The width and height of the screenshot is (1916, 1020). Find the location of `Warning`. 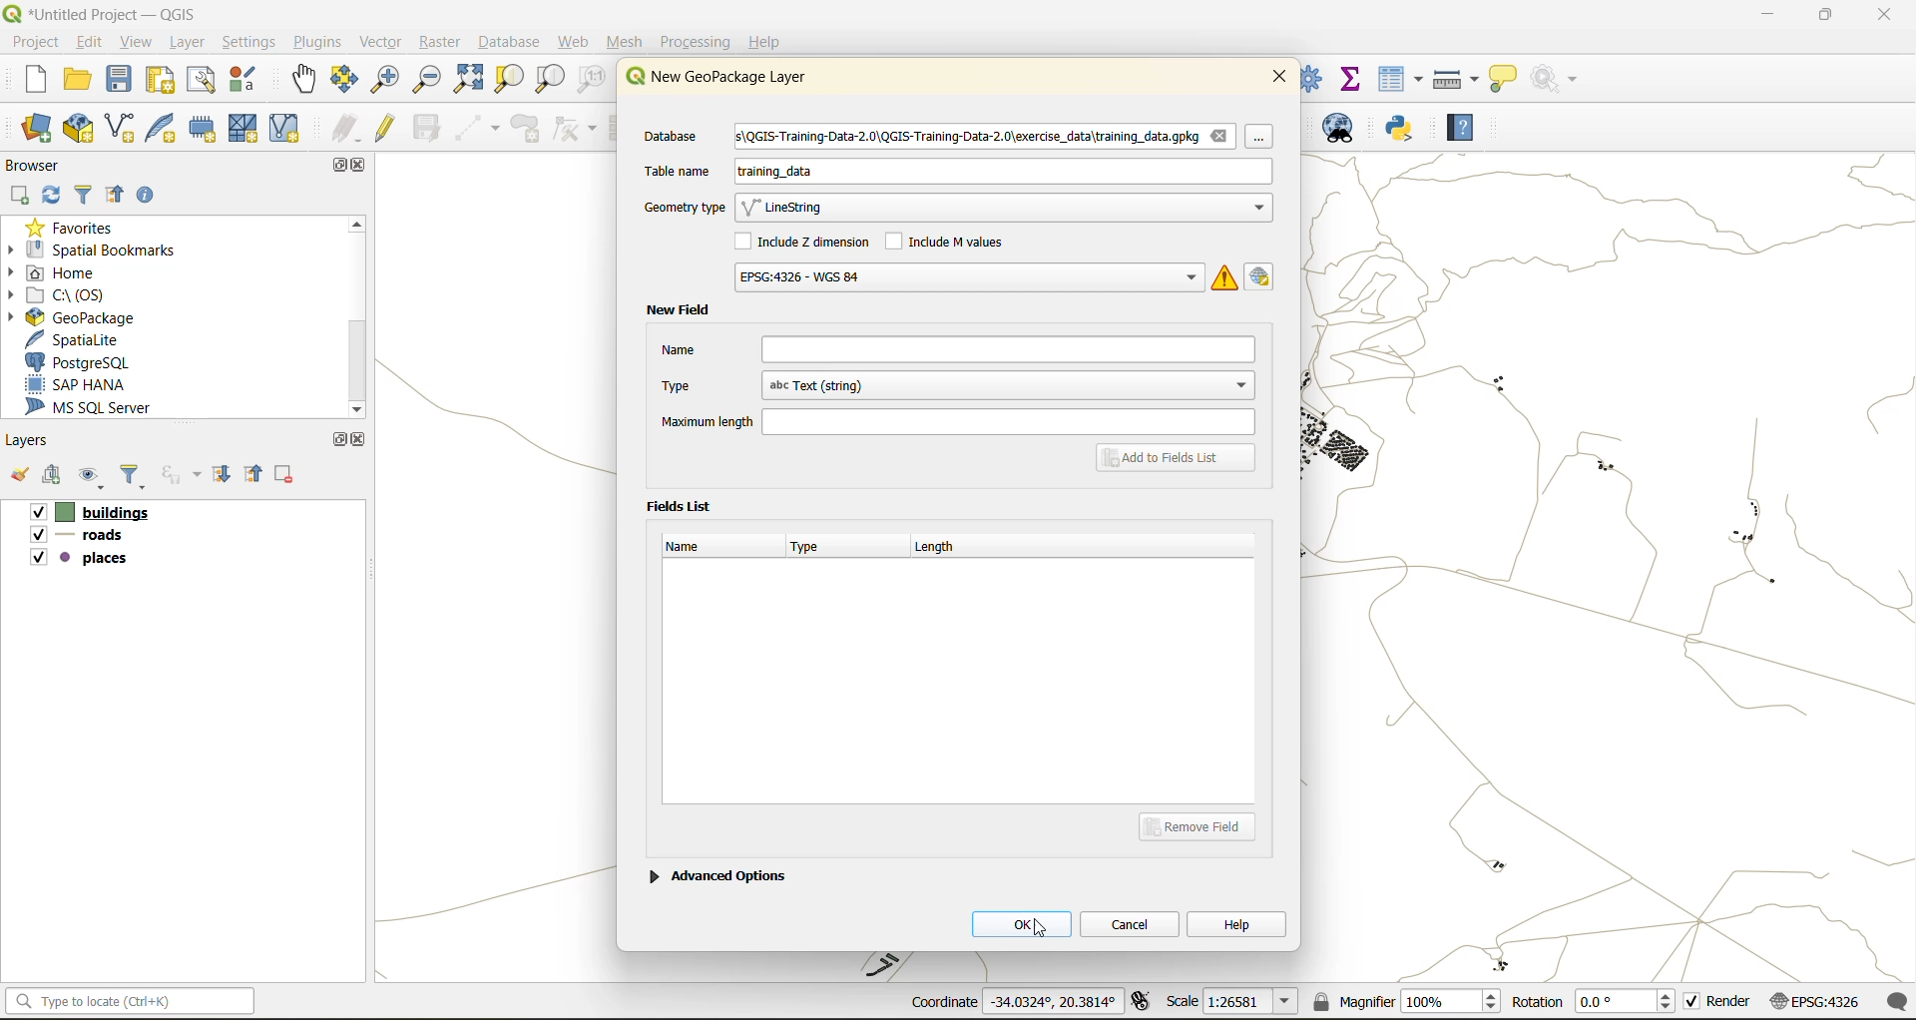

Warning is located at coordinates (1225, 276).